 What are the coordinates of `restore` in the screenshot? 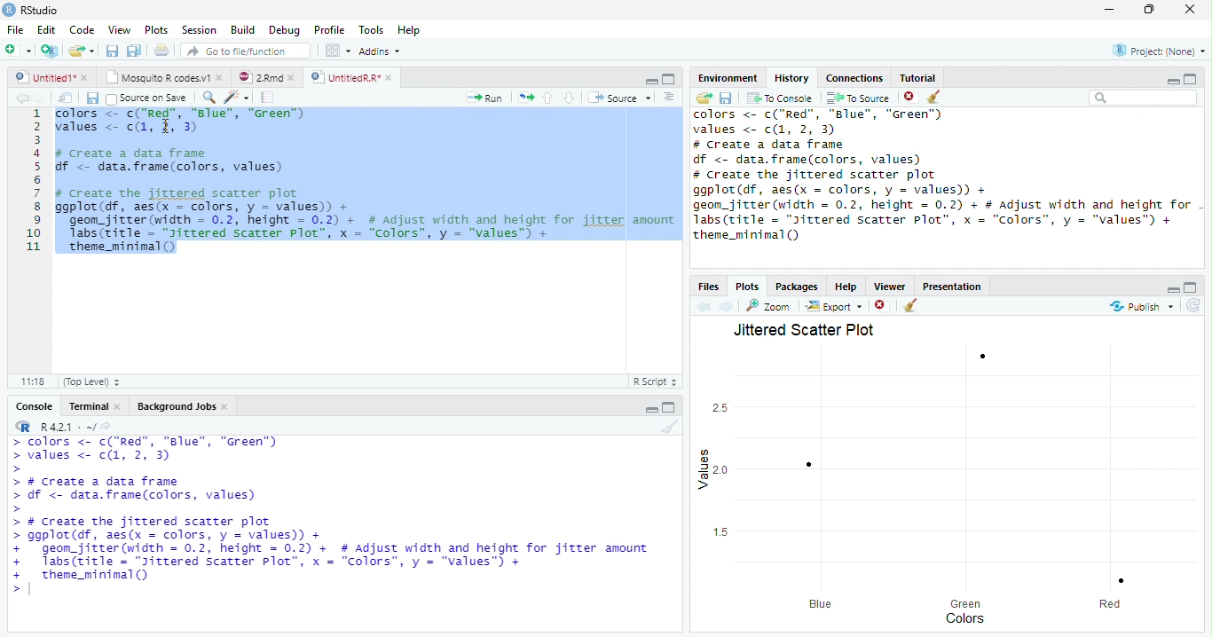 It's located at (1149, 10).